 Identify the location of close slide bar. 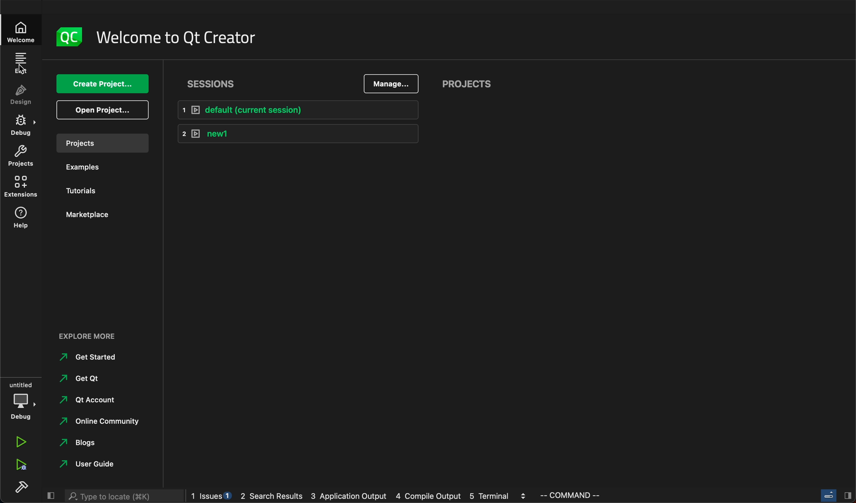
(50, 496).